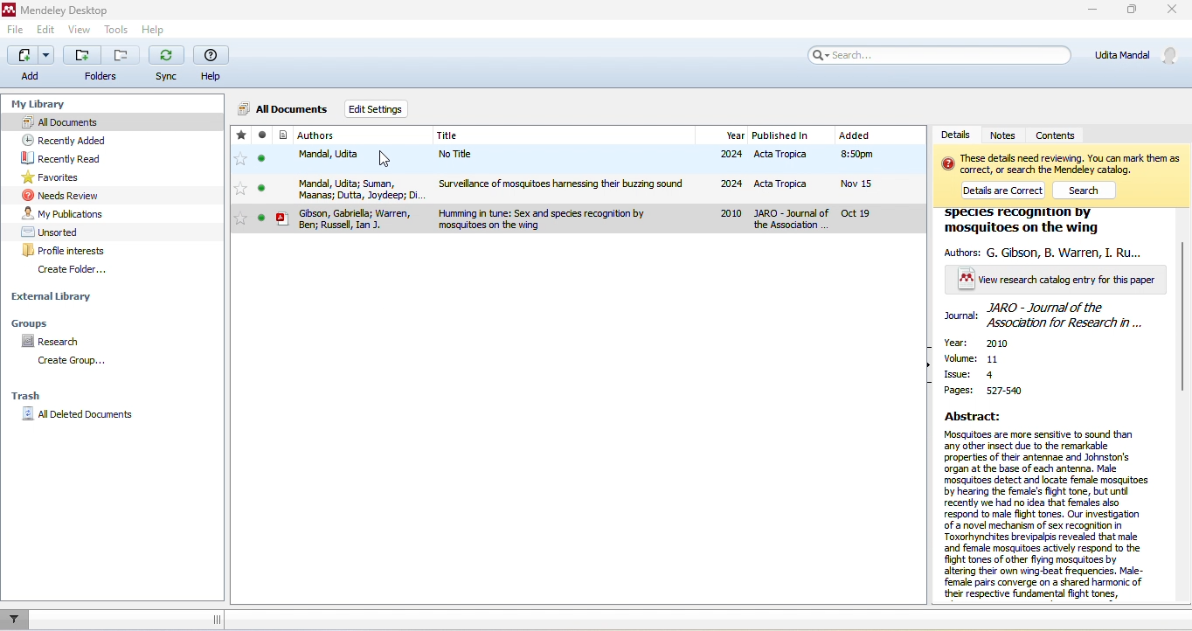 The width and height of the screenshot is (1192, 631). What do you see at coordinates (1139, 53) in the screenshot?
I see `udita ` at bounding box center [1139, 53].